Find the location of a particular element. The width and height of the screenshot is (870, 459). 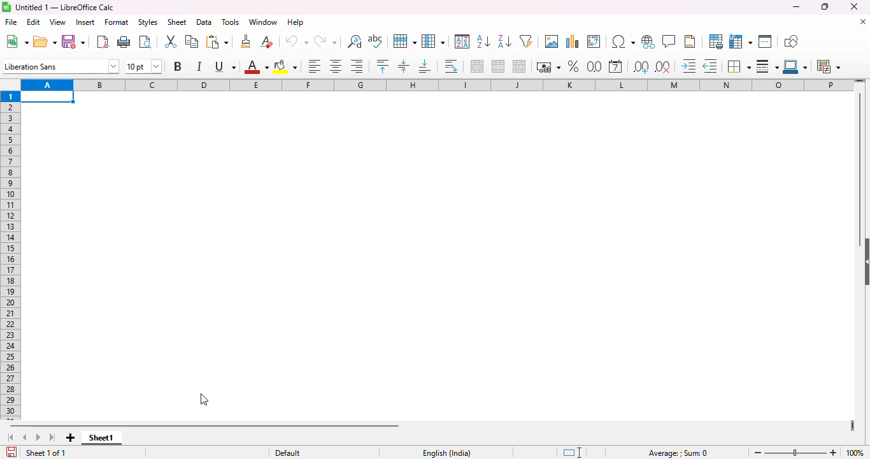

add new sheet is located at coordinates (71, 438).